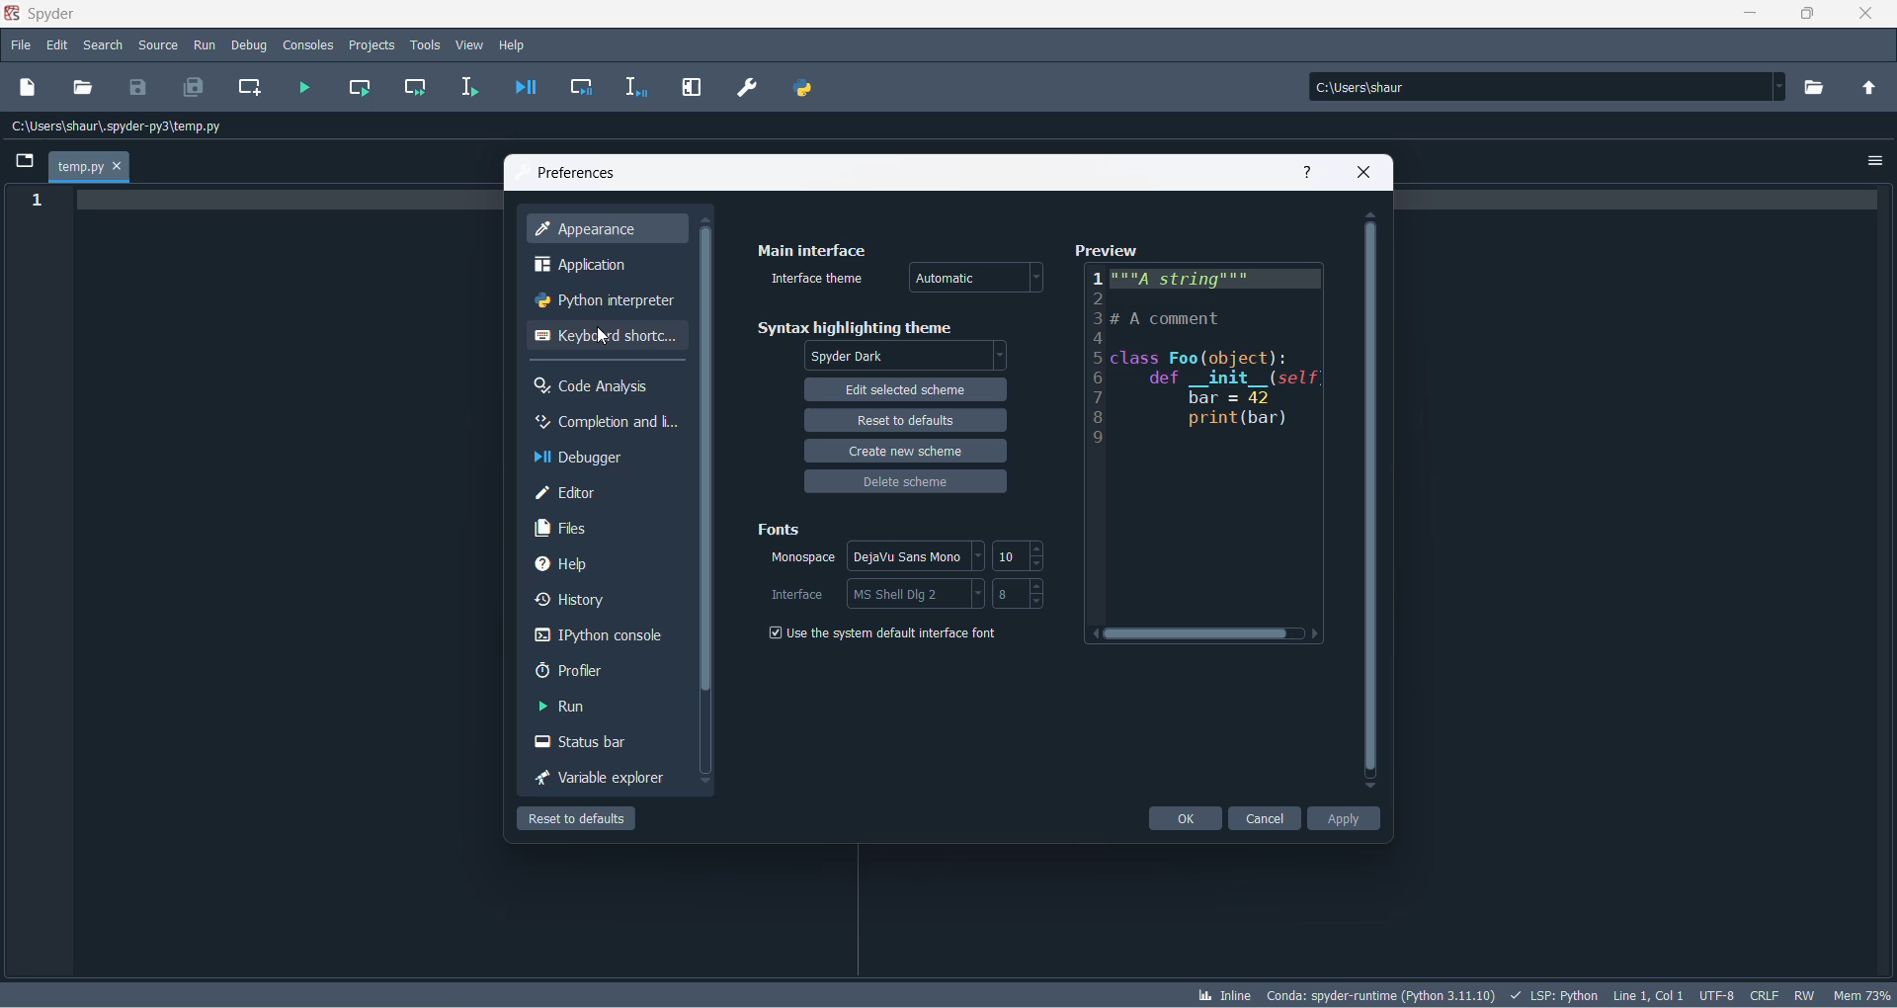  I want to click on increment, so click(1039, 548).